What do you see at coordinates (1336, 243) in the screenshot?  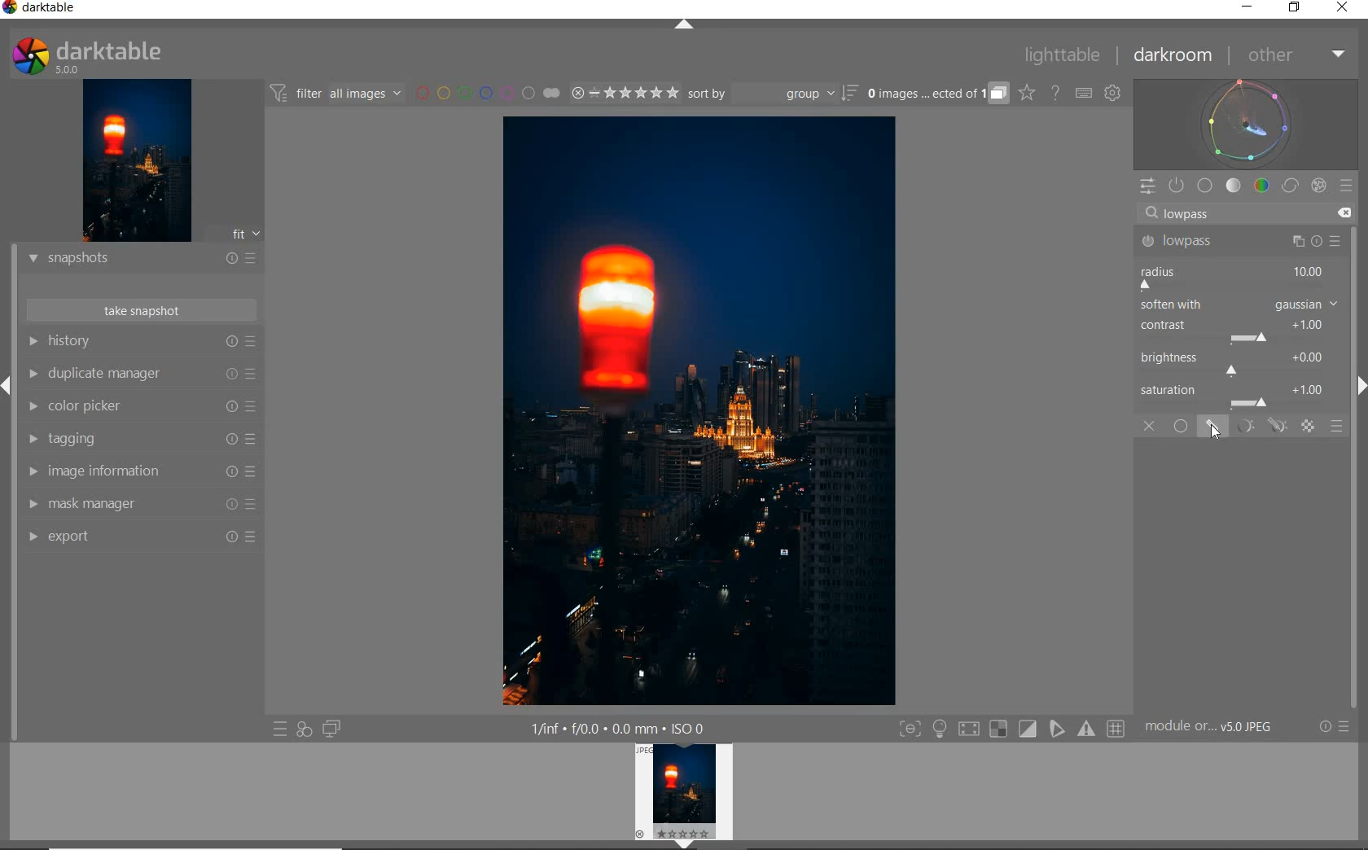 I see `Preset and reset` at bounding box center [1336, 243].